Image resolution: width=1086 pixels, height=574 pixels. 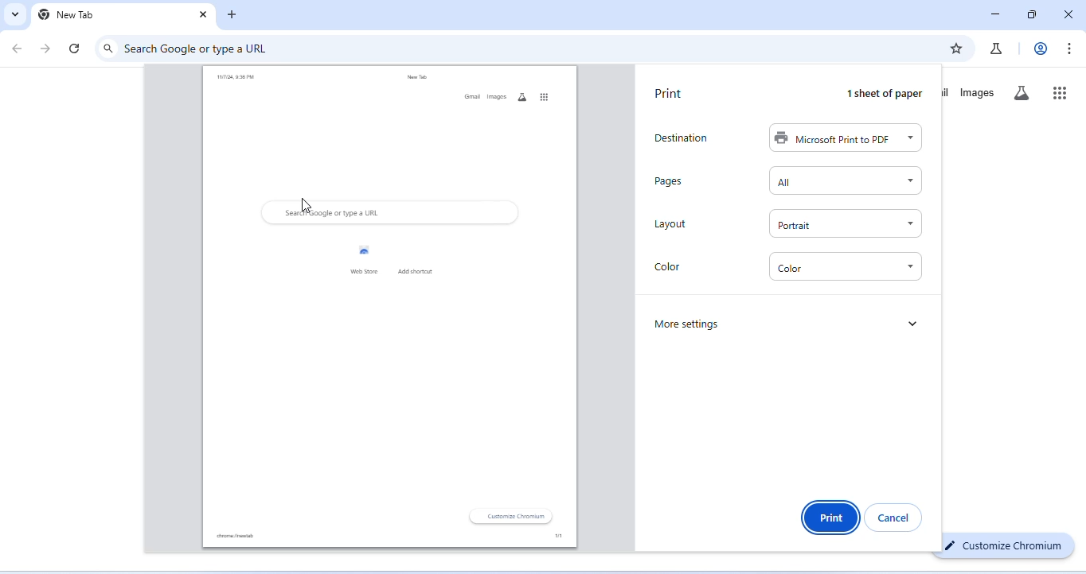 What do you see at coordinates (670, 181) in the screenshot?
I see `pages` at bounding box center [670, 181].